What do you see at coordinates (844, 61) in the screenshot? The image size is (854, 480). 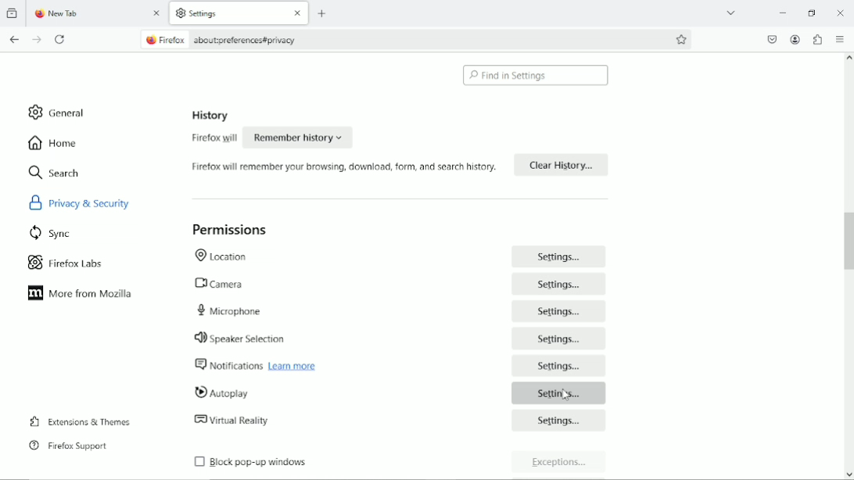 I see `scroll up` at bounding box center [844, 61].